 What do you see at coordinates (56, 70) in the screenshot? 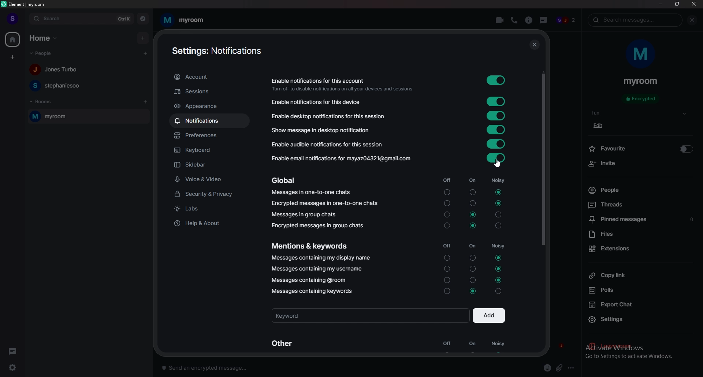
I see `people` at bounding box center [56, 70].